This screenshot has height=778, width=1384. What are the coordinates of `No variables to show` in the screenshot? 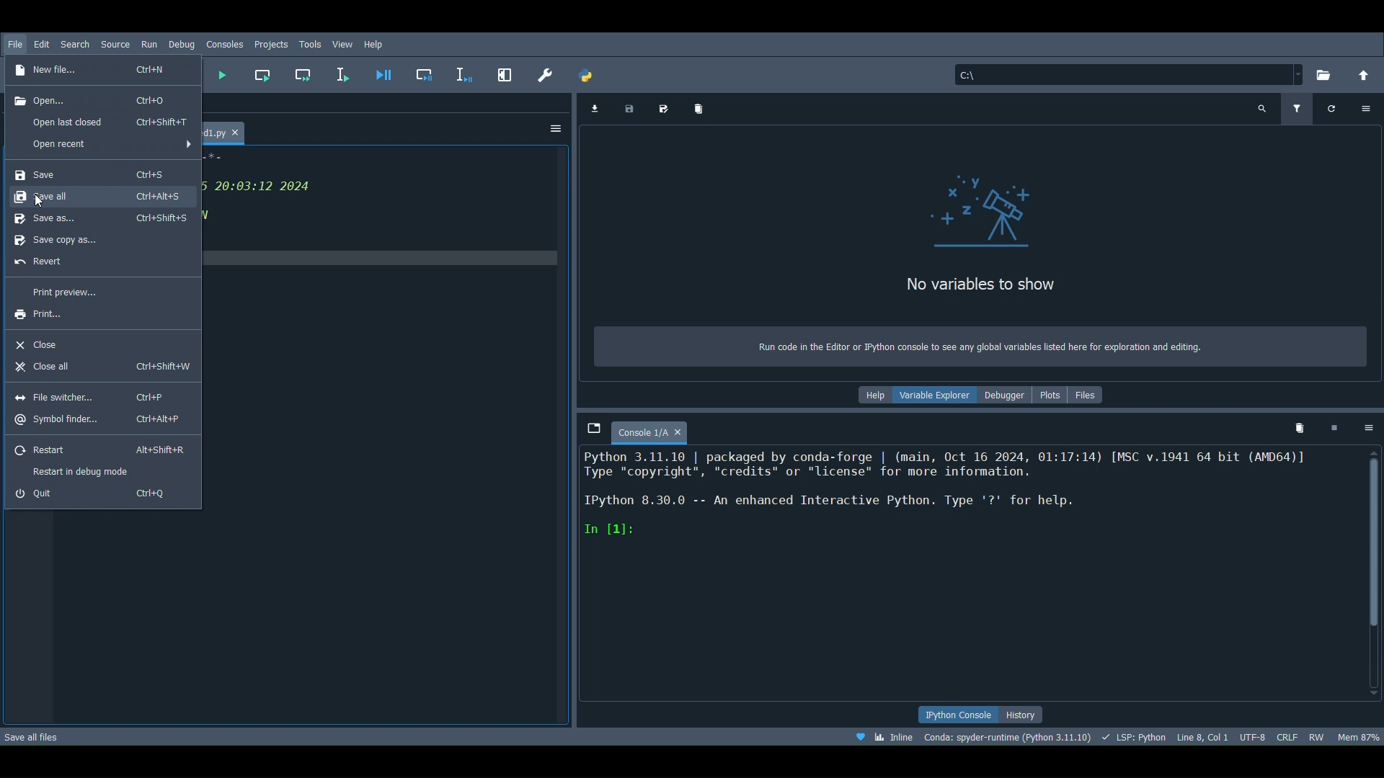 It's located at (960, 288).